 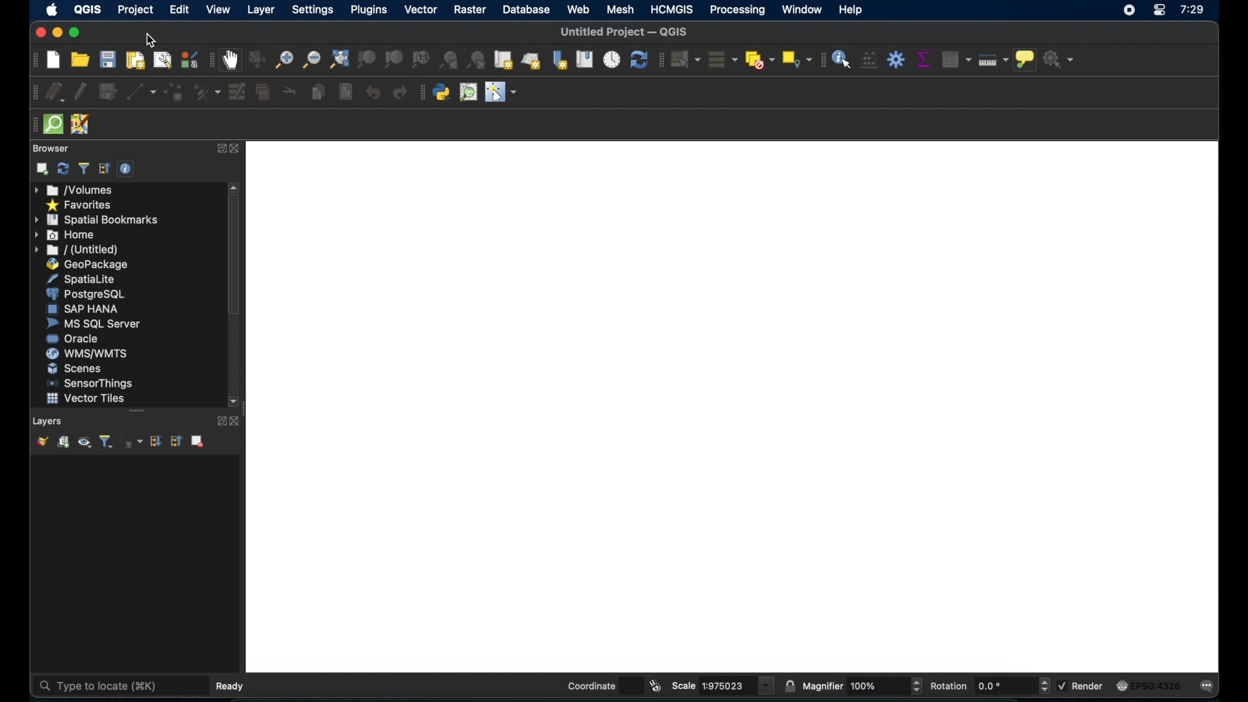 I want to click on zoom last, so click(x=478, y=59).